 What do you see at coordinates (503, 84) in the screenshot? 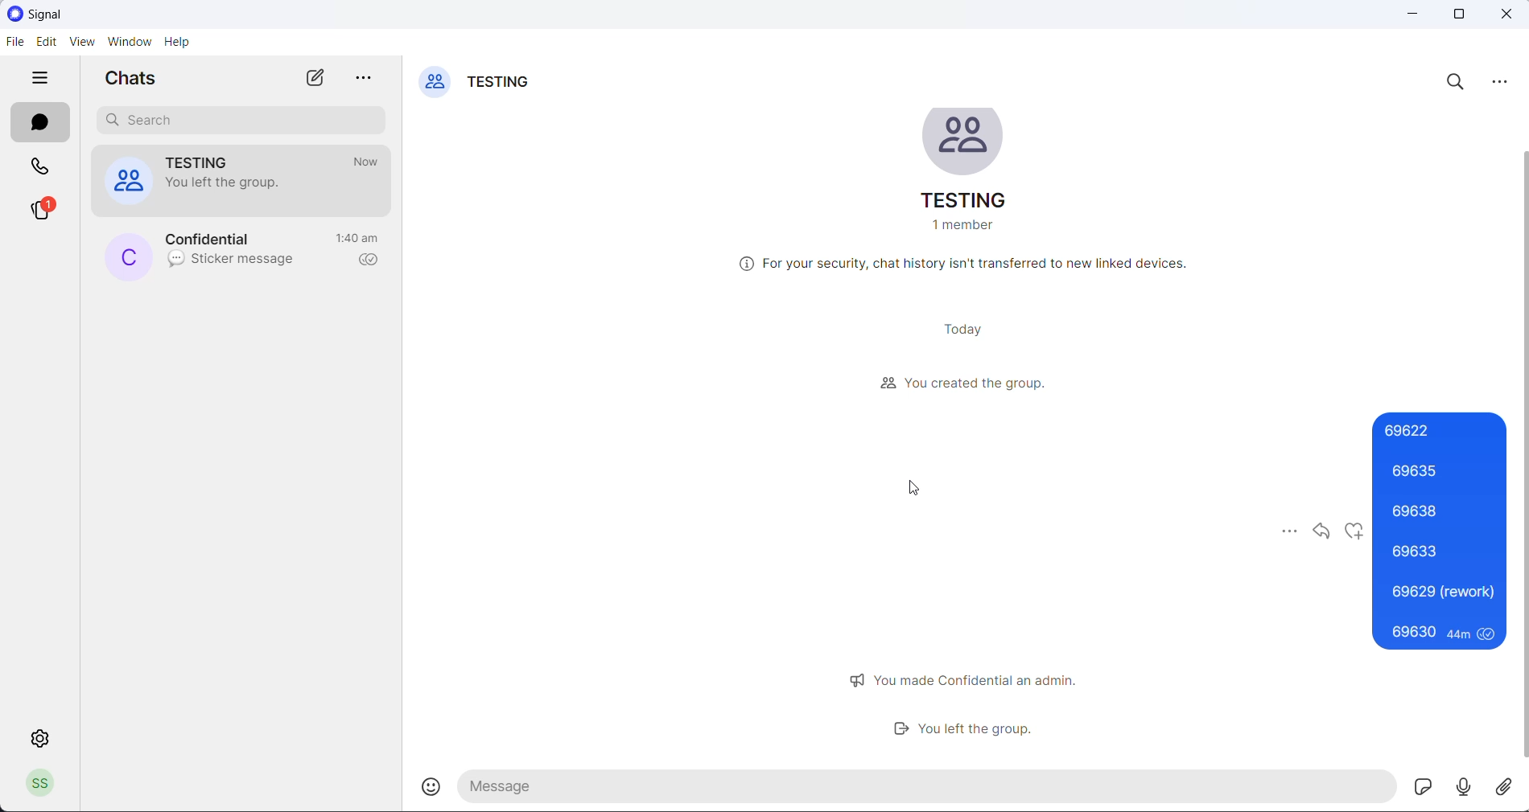
I see `group name` at bounding box center [503, 84].